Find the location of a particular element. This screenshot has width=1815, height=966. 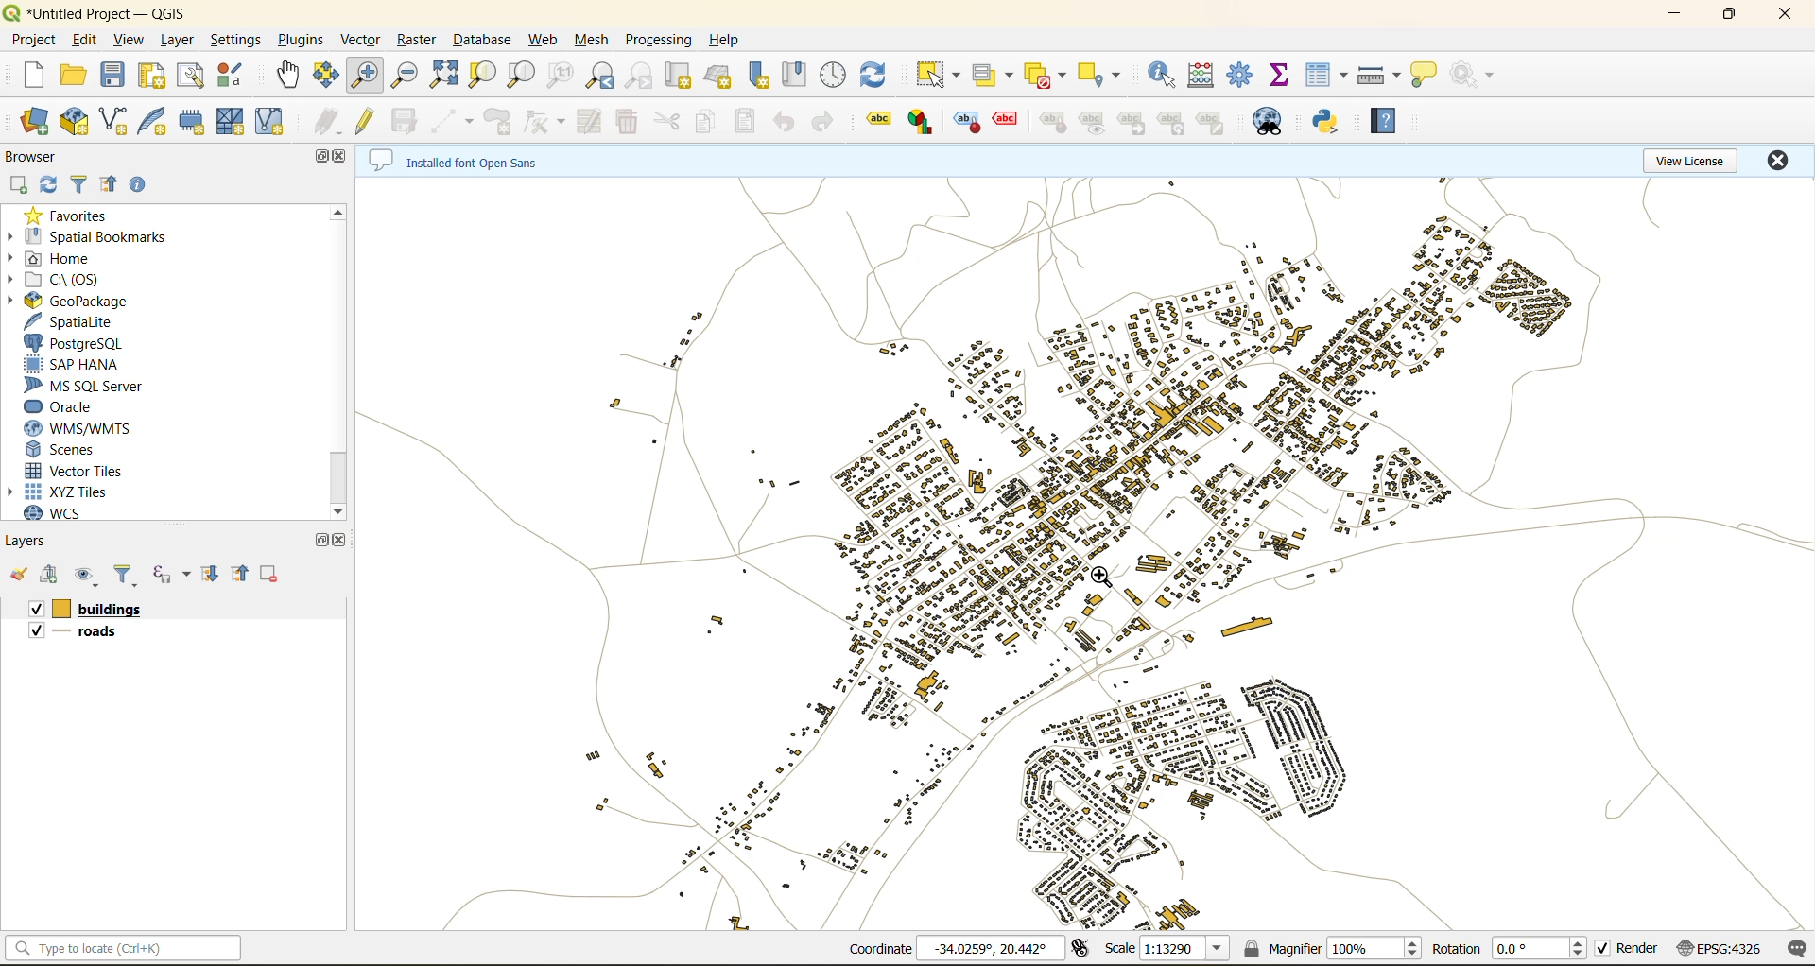

vector tiles is located at coordinates (77, 472).